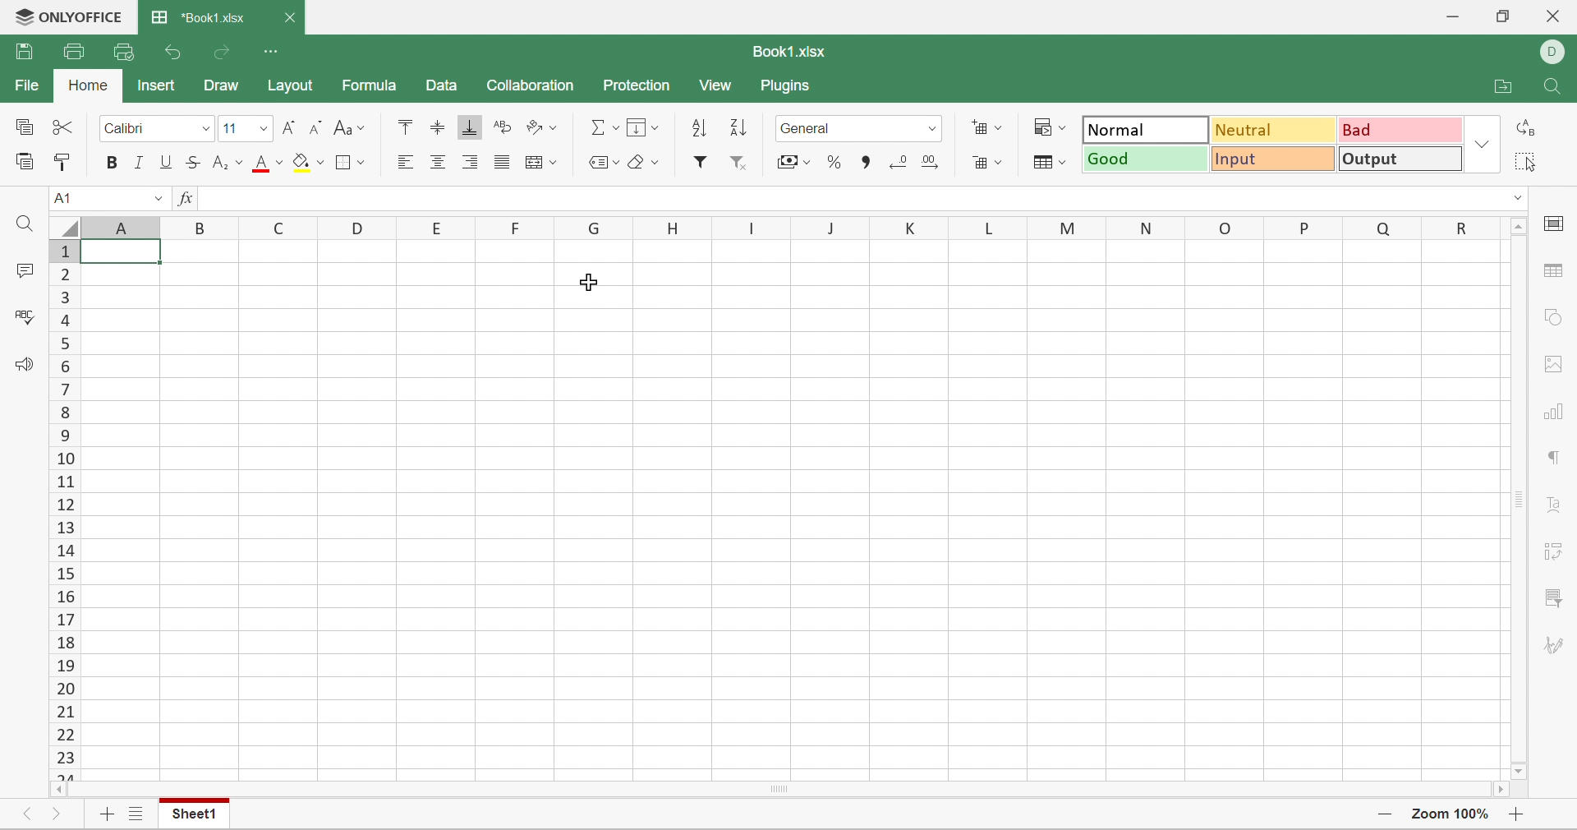 This screenshot has height=830, width=1577. Describe the element at coordinates (752, 225) in the screenshot. I see `I` at that location.